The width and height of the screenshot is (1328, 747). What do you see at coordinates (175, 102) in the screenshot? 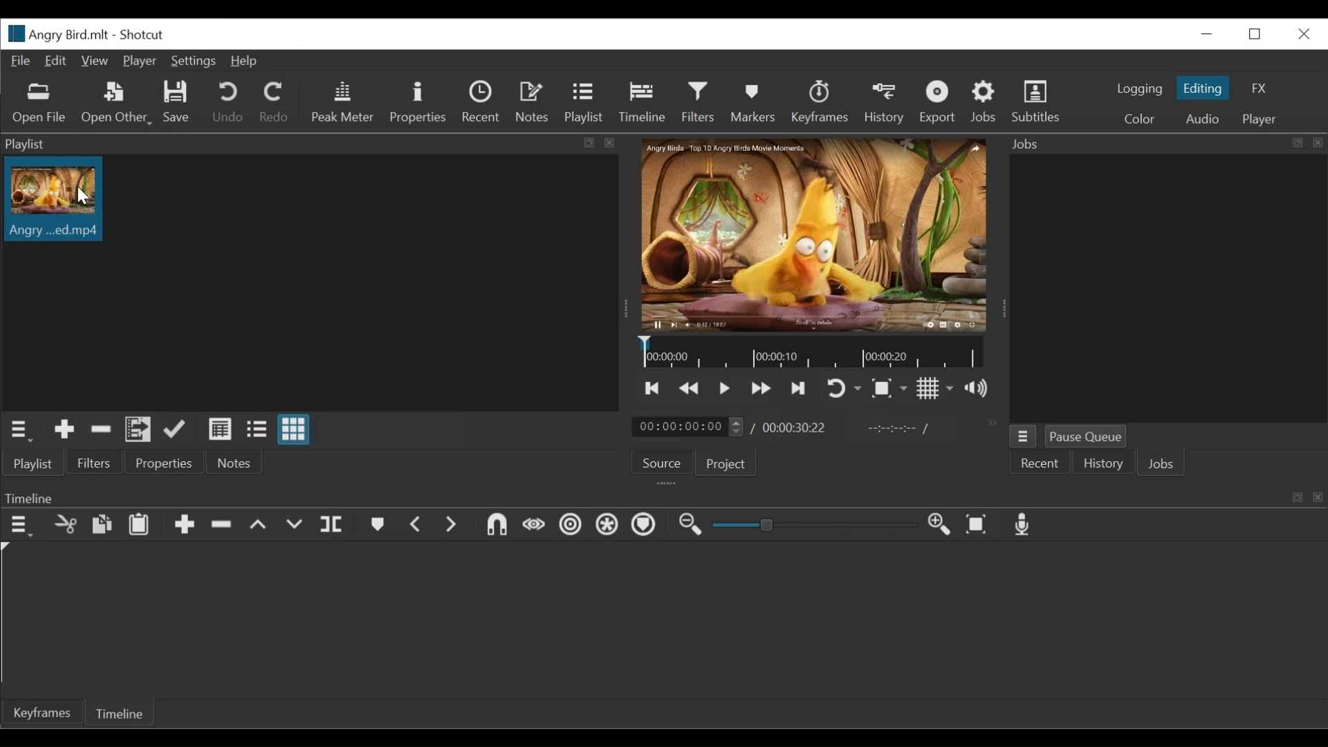
I see `Save` at bounding box center [175, 102].